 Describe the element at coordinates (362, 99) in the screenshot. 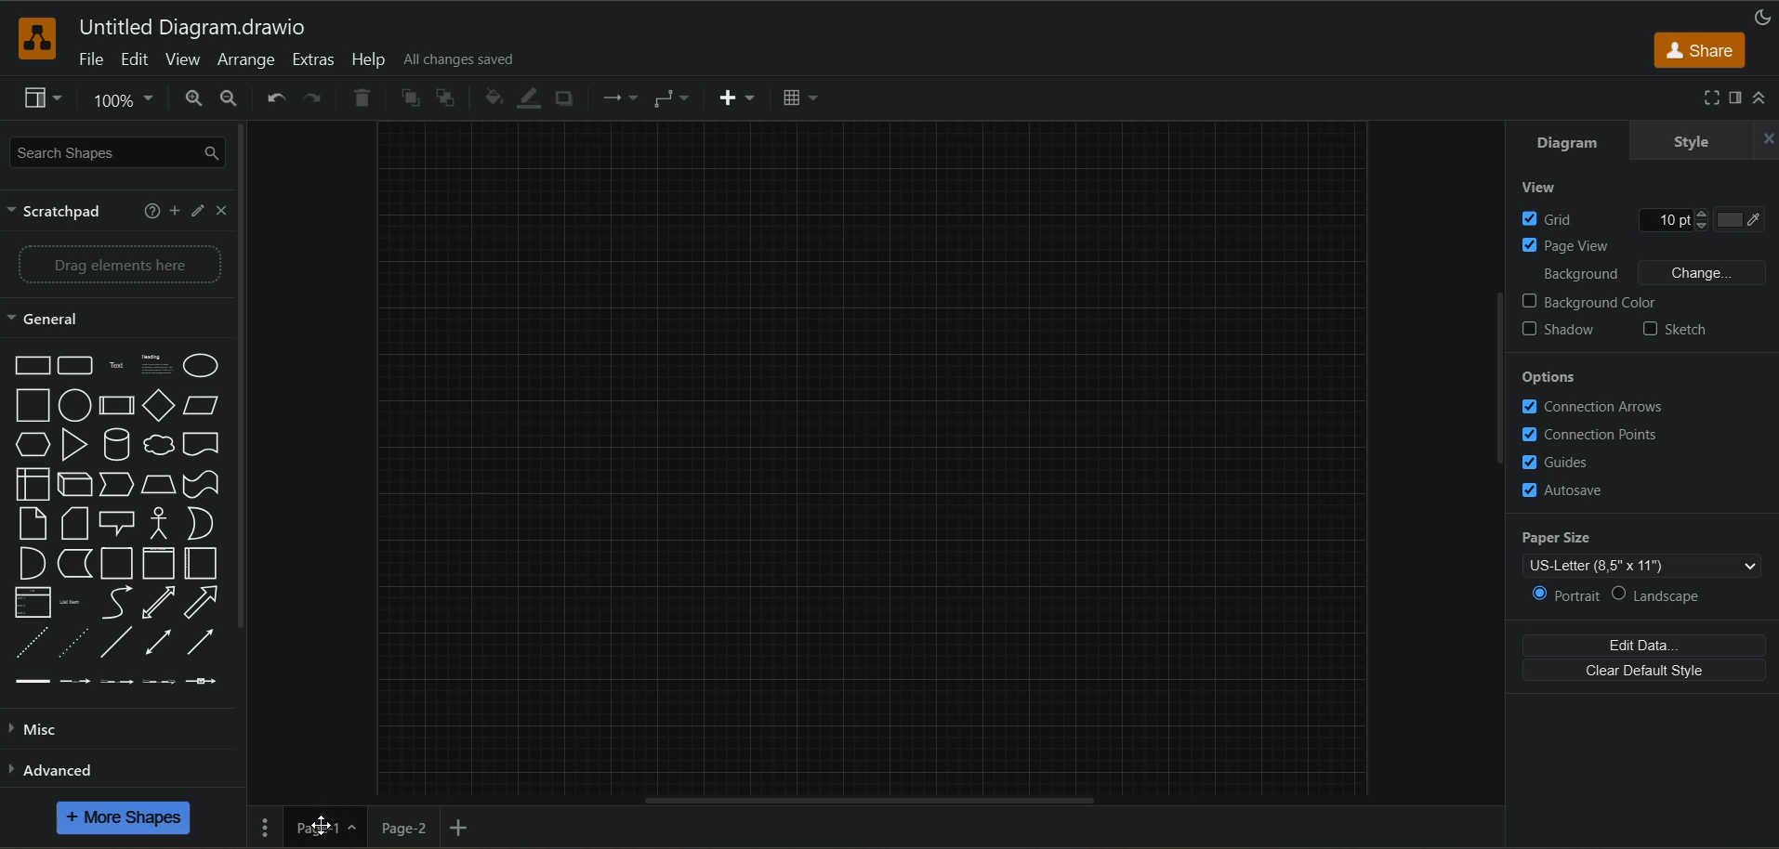

I see `delete` at that location.